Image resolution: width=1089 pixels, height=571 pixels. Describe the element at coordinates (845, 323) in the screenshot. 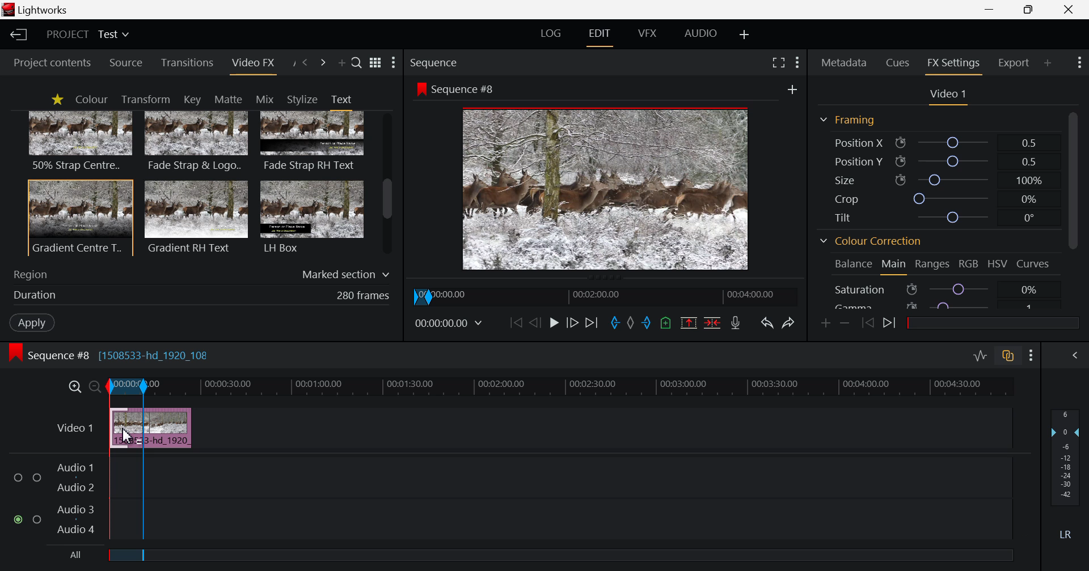

I see `remove keyframe` at that location.